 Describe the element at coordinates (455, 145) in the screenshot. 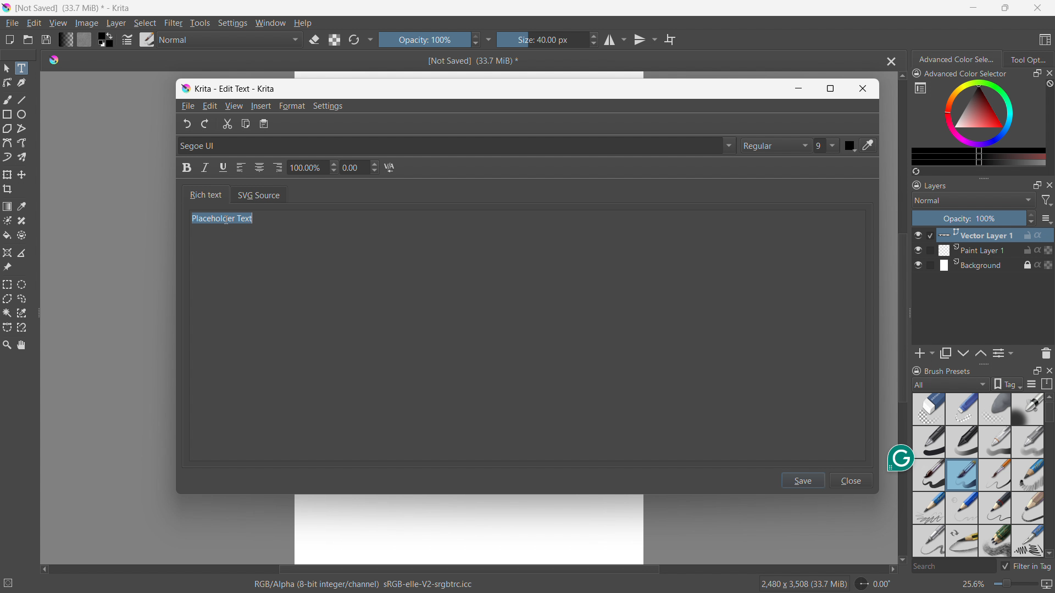

I see `Segoe UI` at that location.